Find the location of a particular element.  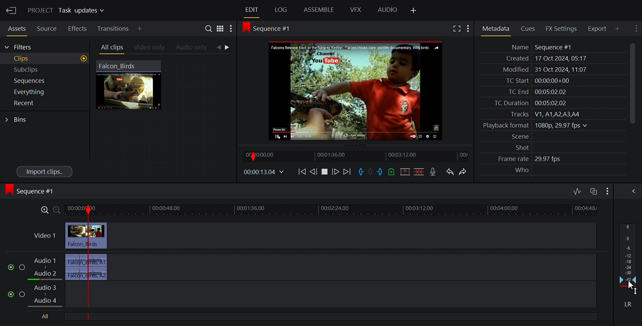

Show/Hide Full audio mix is located at coordinates (631, 191).